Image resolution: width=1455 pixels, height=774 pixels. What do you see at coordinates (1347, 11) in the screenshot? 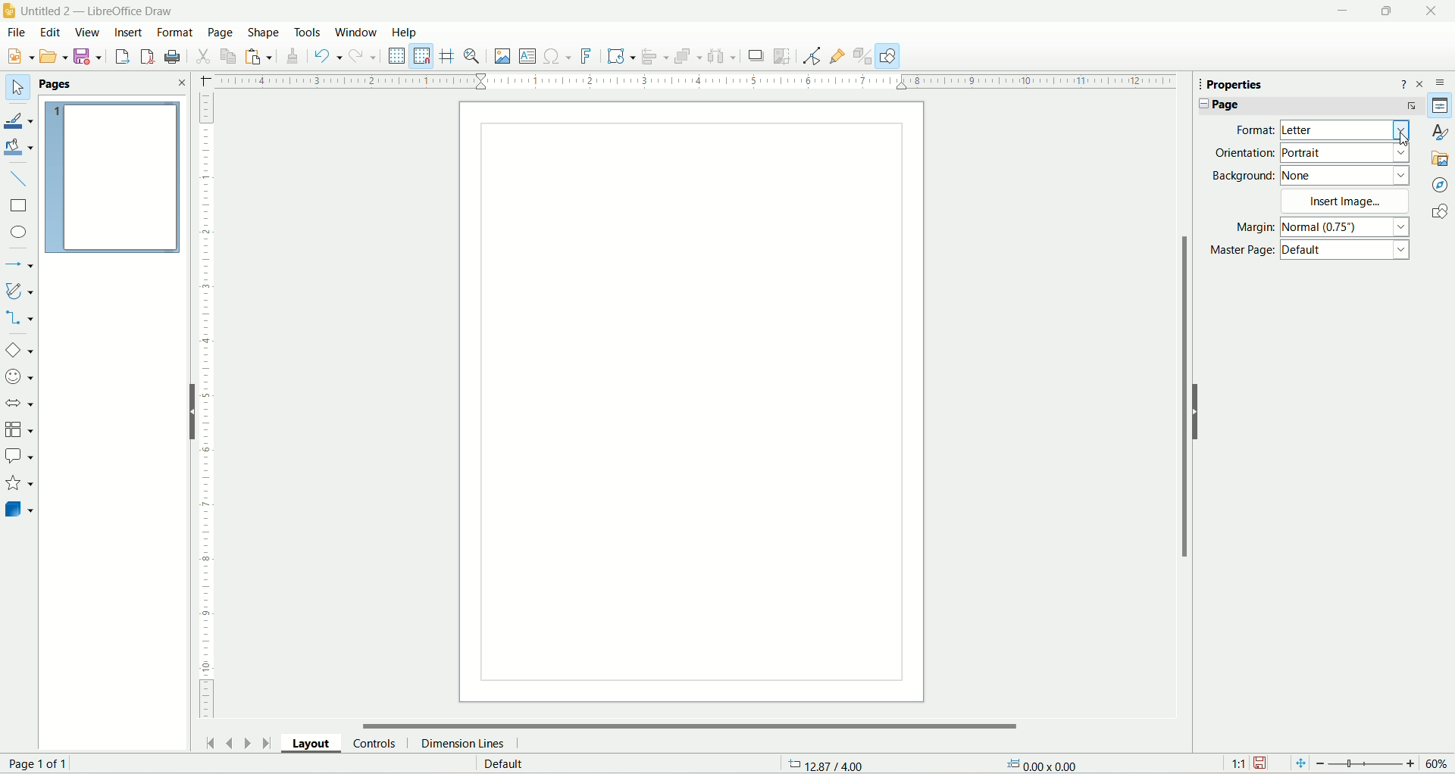
I see `minimize` at bounding box center [1347, 11].